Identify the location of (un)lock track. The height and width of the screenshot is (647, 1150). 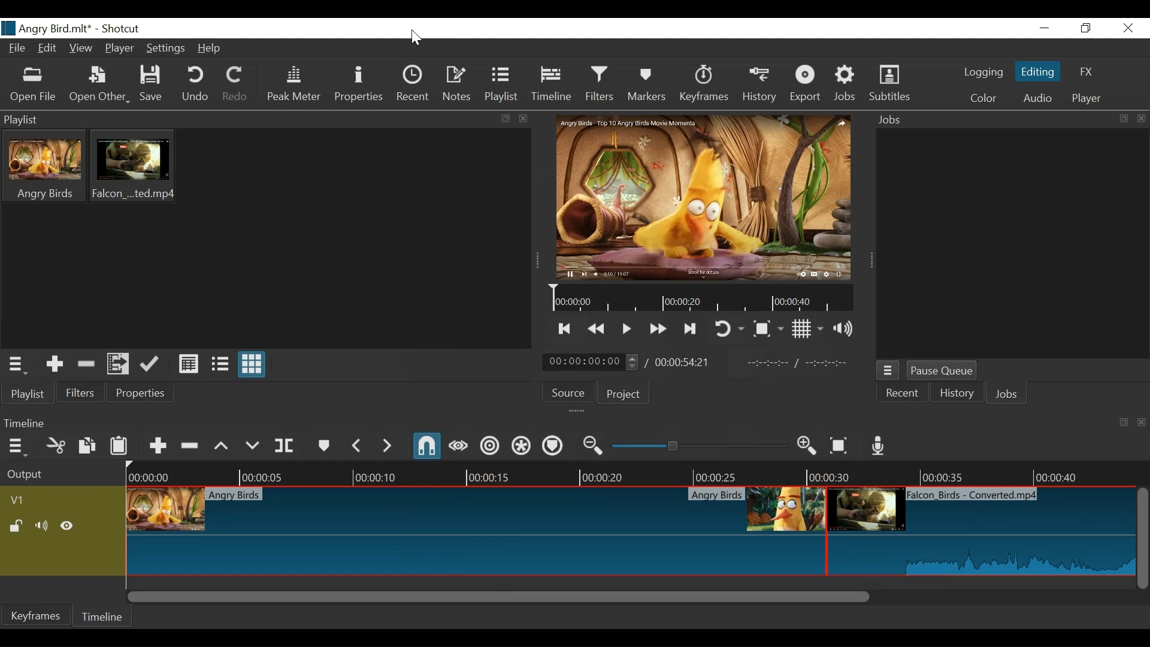
(16, 526).